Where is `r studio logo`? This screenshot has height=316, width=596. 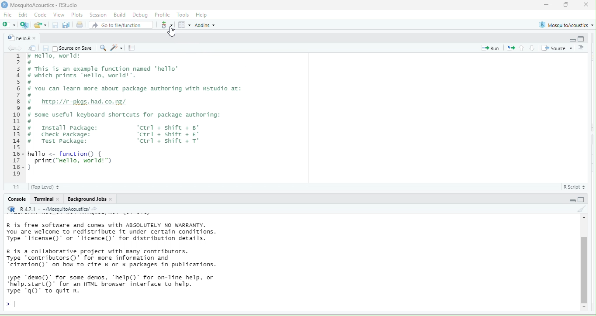 r studio logo is located at coordinates (5, 5).